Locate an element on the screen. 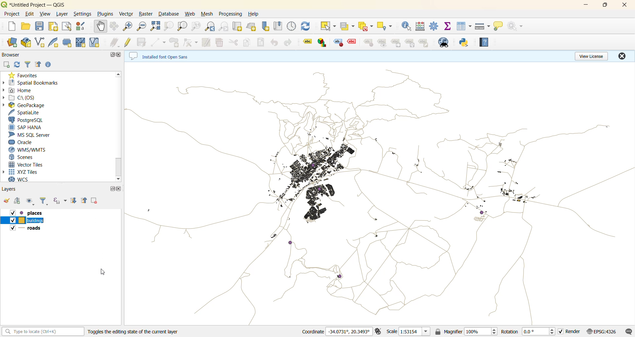 The image size is (635, 337). vector is located at coordinates (127, 14).